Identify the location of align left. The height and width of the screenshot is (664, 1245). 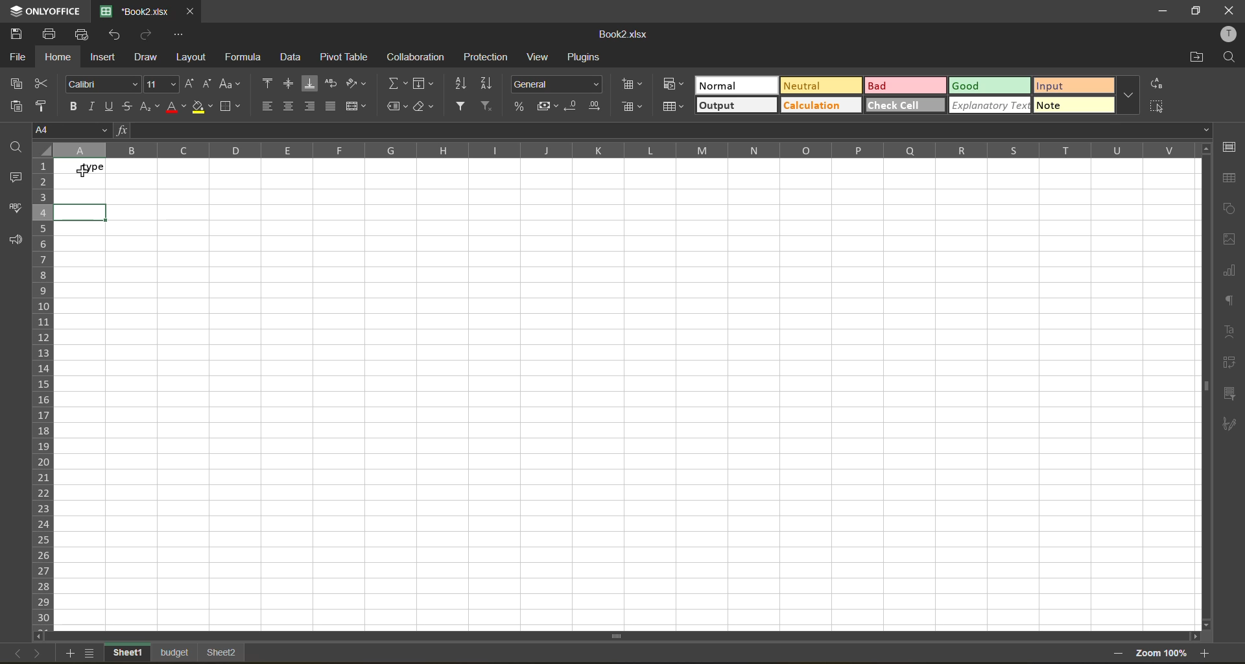
(267, 105).